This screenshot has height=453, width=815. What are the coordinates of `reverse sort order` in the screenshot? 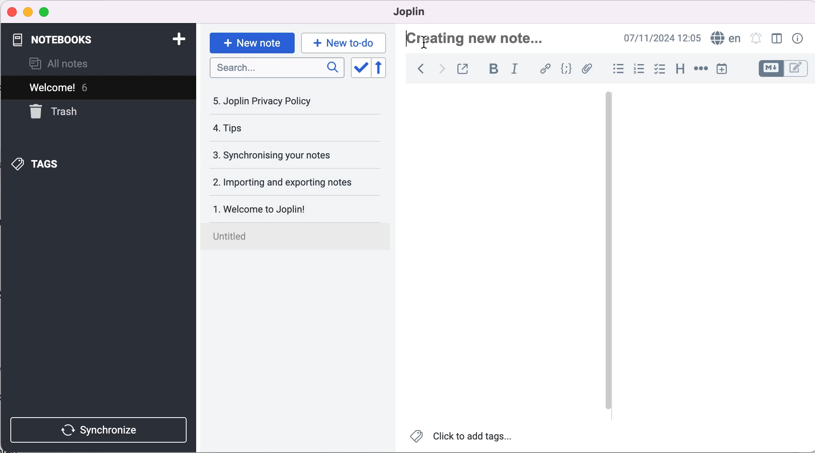 It's located at (382, 68).